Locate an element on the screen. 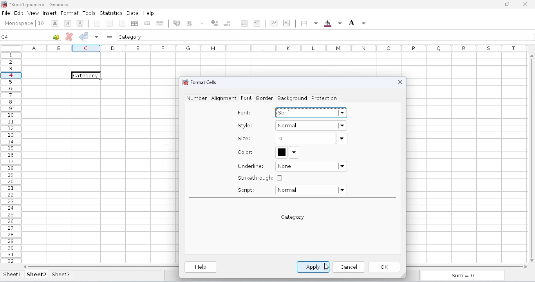  close is located at coordinates (526, 4).